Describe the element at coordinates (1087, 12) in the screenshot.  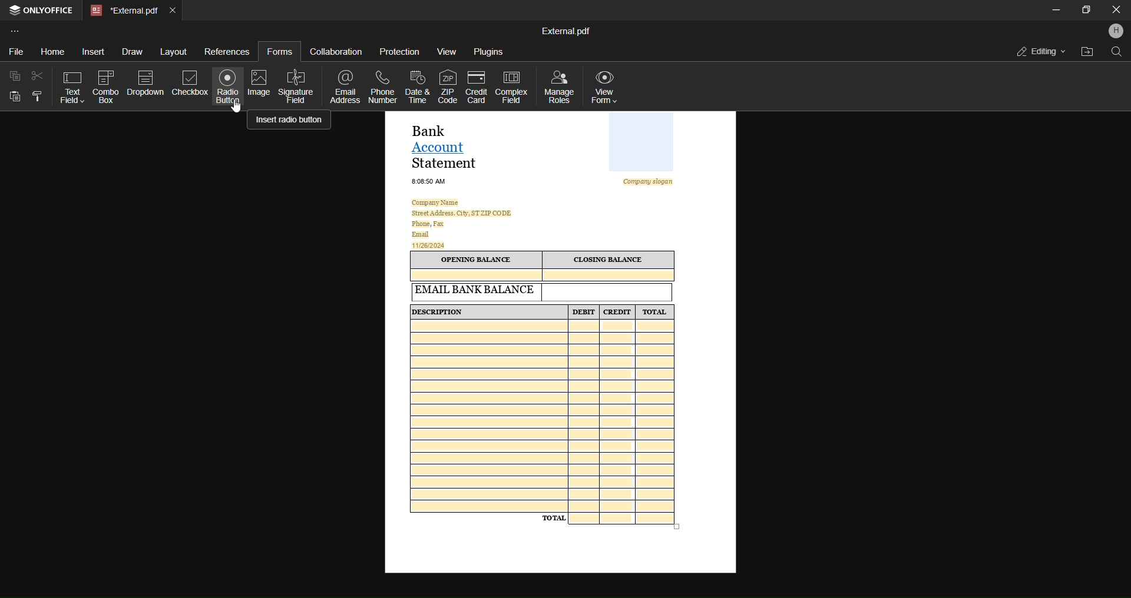
I see `maximize` at that location.